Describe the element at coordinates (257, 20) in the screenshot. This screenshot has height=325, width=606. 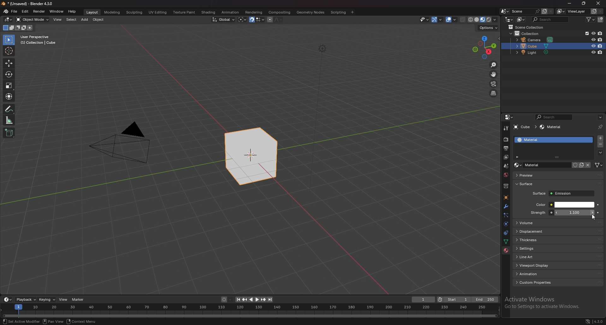
I see `snapping` at that location.